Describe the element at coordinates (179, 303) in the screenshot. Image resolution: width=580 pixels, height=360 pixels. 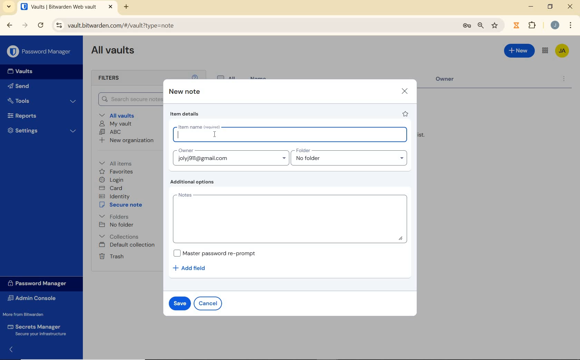
I see `save` at that location.